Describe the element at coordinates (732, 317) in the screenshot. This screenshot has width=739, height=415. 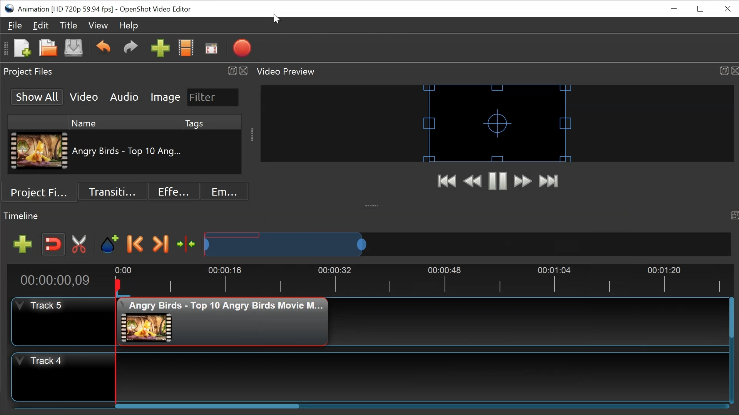
I see `Horizontal Scroll bar` at that location.